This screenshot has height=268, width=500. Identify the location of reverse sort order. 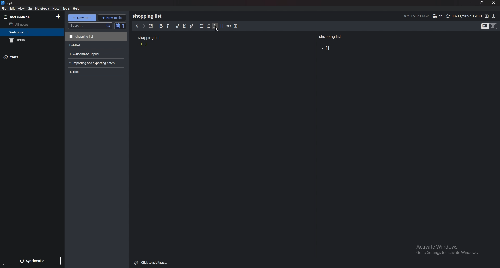
(124, 26).